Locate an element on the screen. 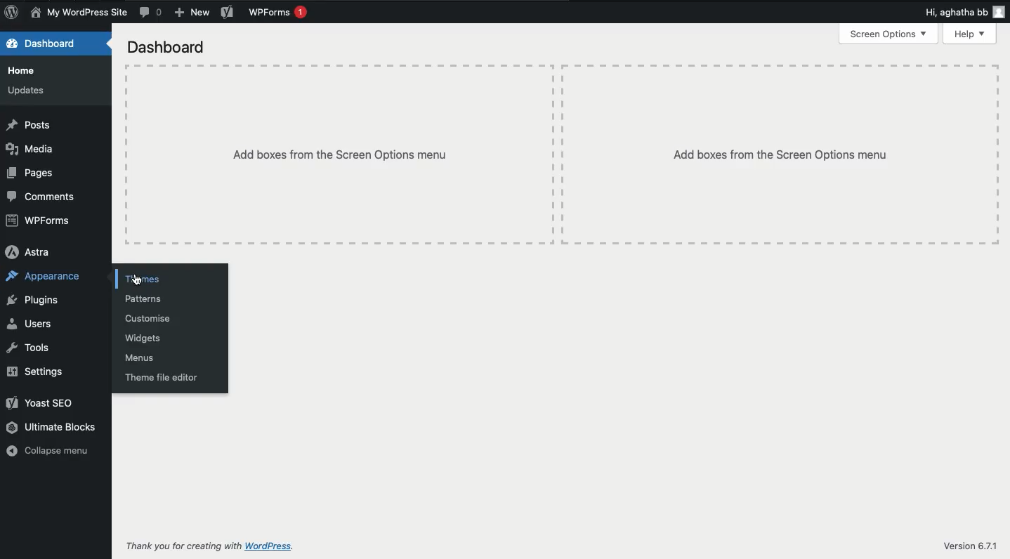 The height and width of the screenshot is (559, 1010). Add boxes from the screen options menu is located at coordinates (781, 156).